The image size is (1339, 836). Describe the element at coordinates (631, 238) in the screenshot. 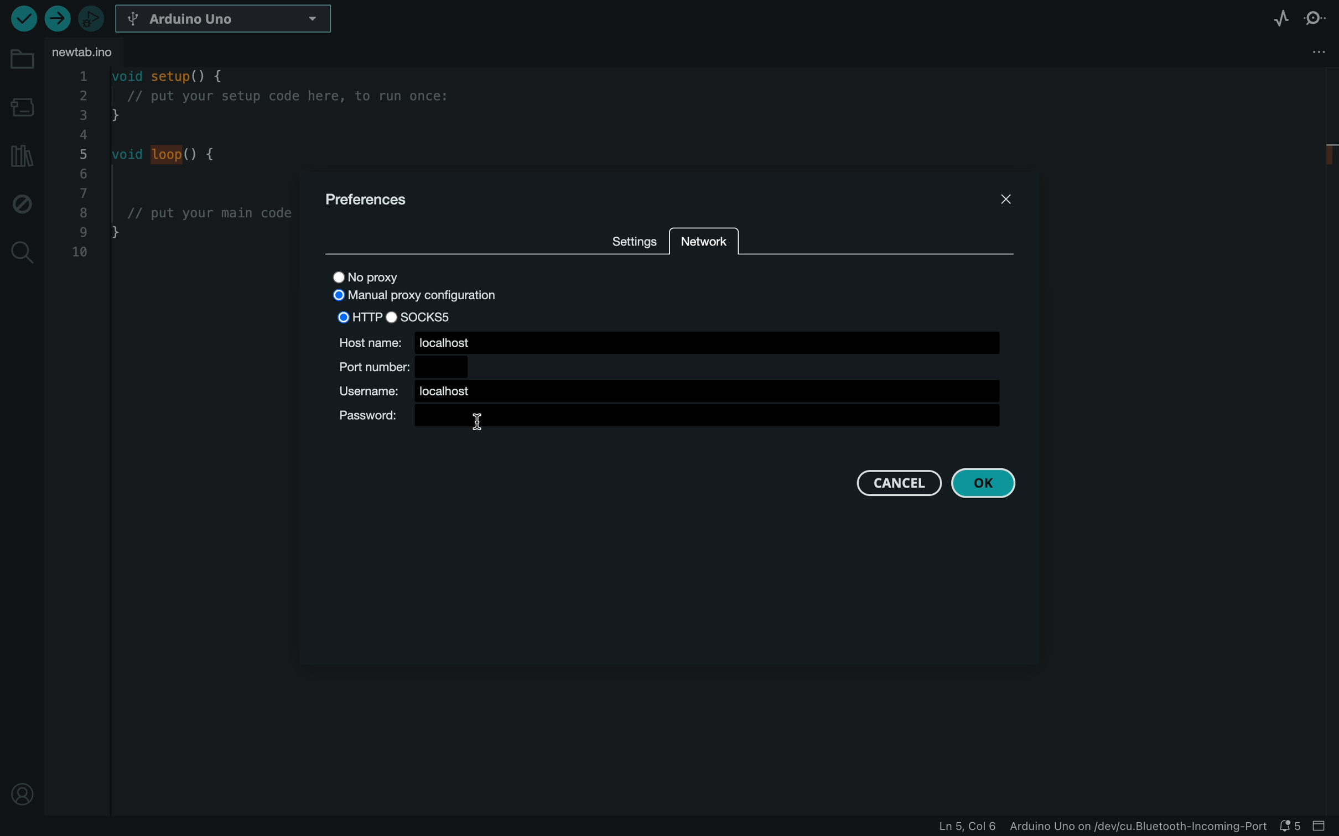

I see `settings` at that location.